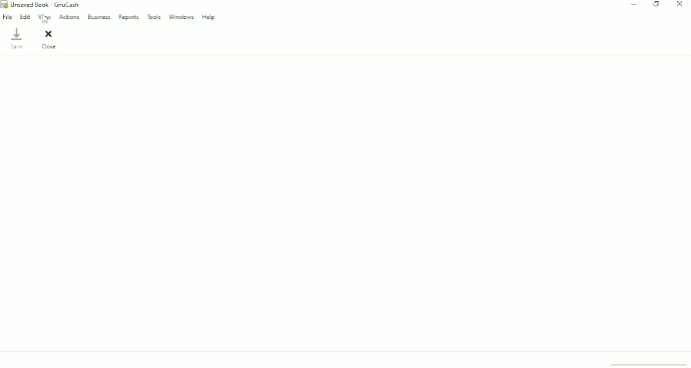  What do you see at coordinates (4, 4) in the screenshot?
I see `gnucash logo` at bounding box center [4, 4].